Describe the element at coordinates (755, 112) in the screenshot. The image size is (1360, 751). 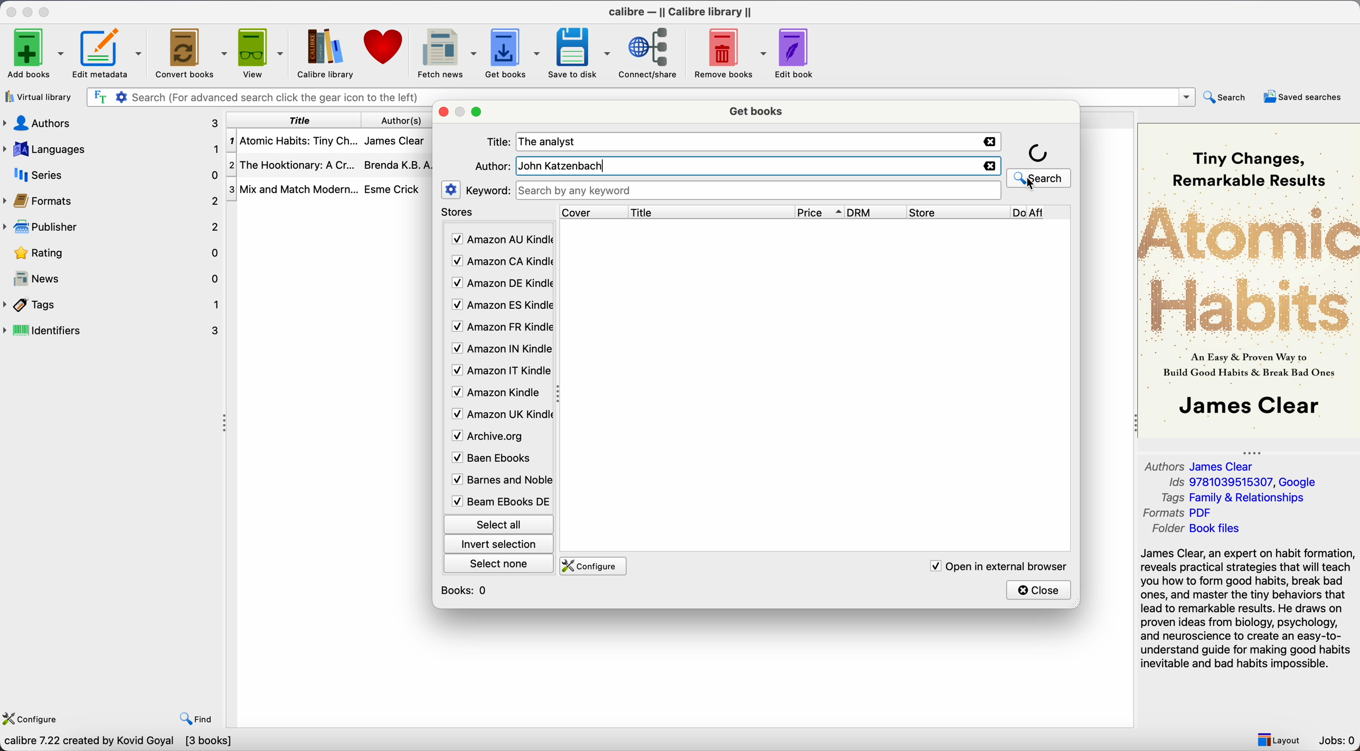
I see `get books` at that location.